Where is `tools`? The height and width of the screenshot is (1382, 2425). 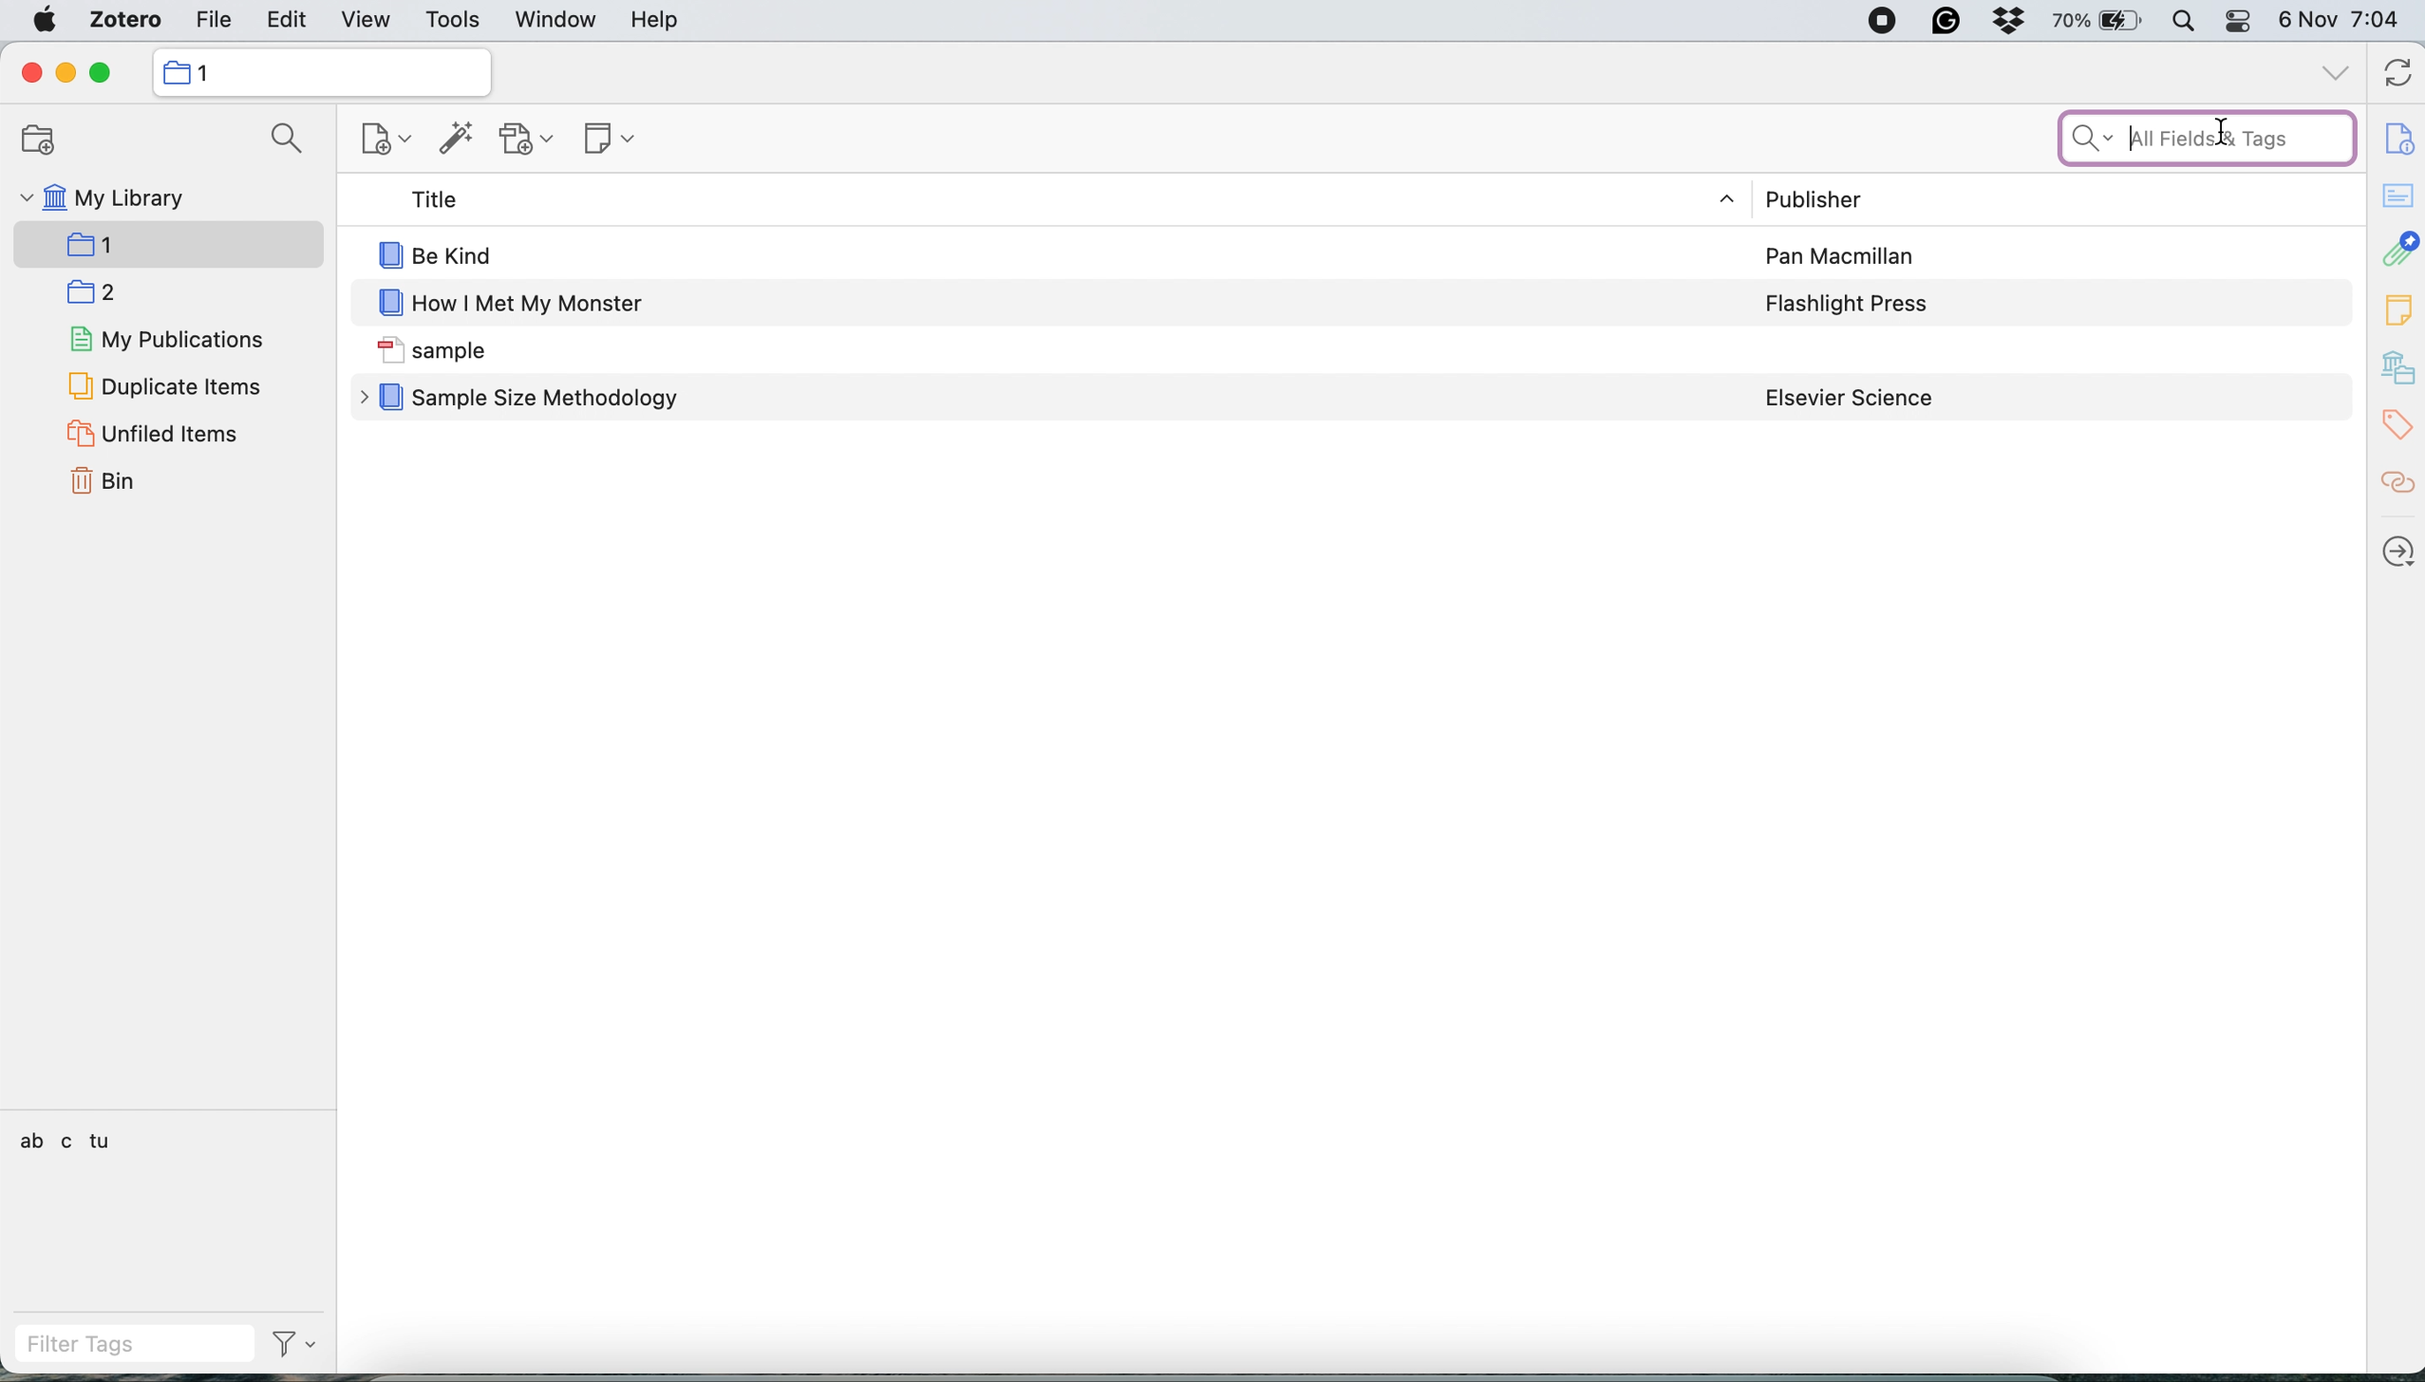
tools is located at coordinates (461, 21).